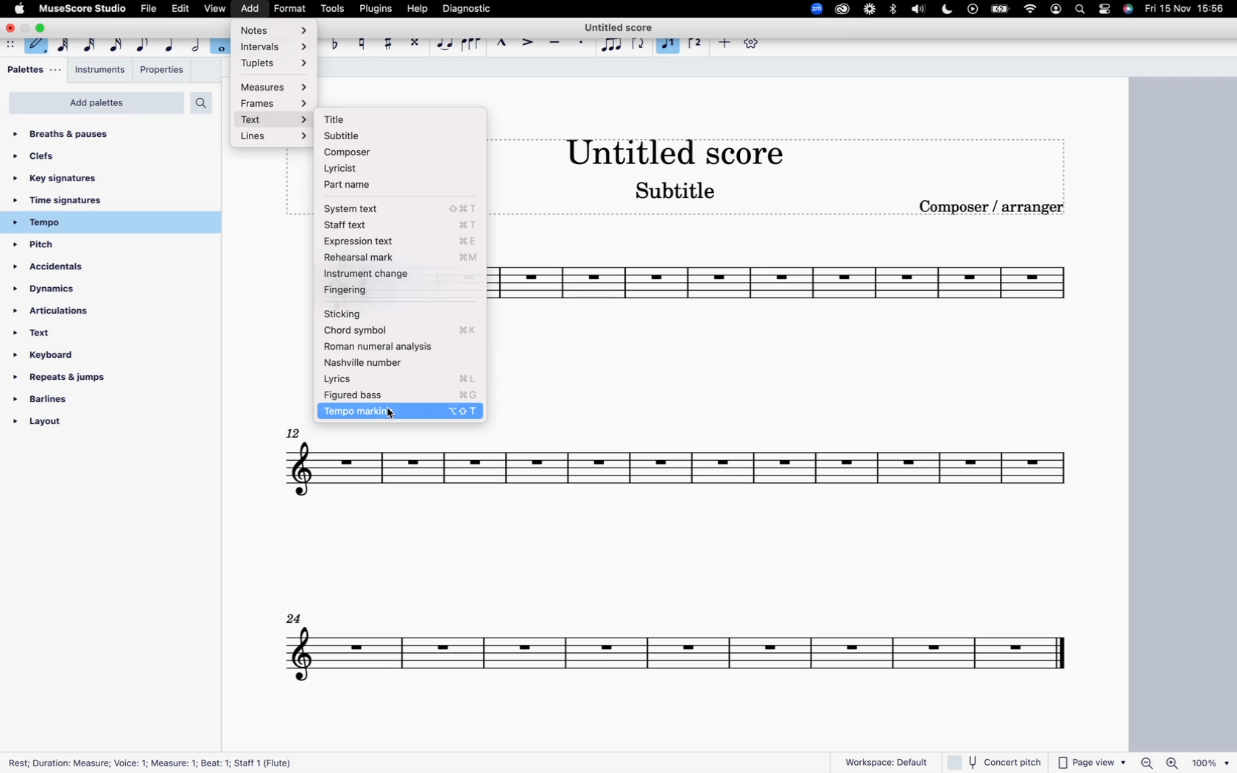 This screenshot has height=773, width=1237. What do you see at coordinates (995, 207) in the screenshot?
I see `composer / arranger` at bounding box center [995, 207].